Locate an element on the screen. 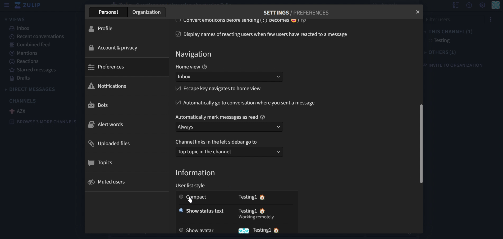 The height and width of the screenshot is (239, 503). AZX is located at coordinates (18, 111).